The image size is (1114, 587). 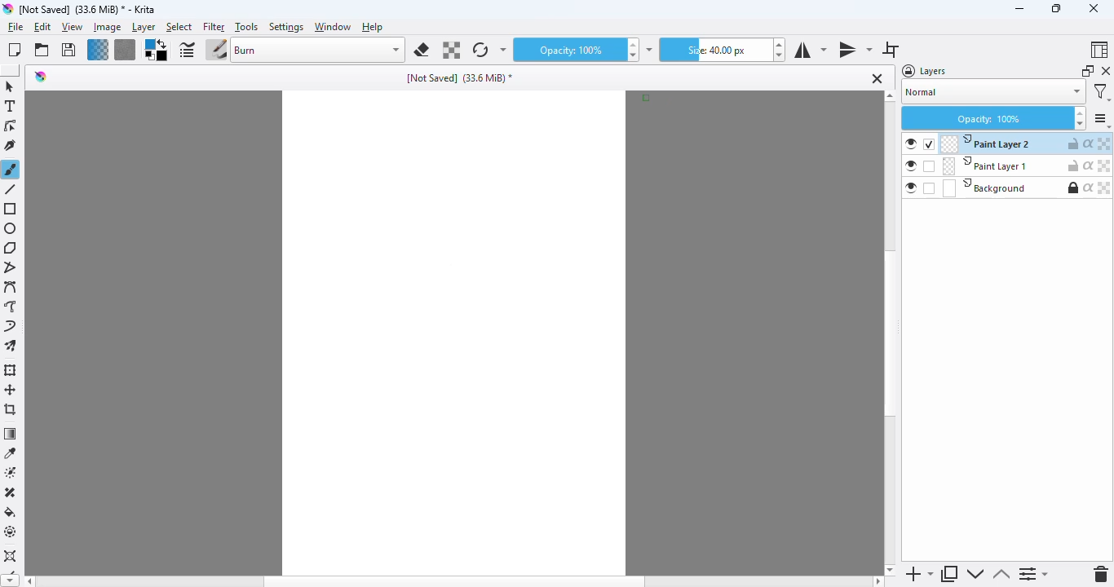 What do you see at coordinates (986, 143) in the screenshot?
I see `paint layer 2` at bounding box center [986, 143].